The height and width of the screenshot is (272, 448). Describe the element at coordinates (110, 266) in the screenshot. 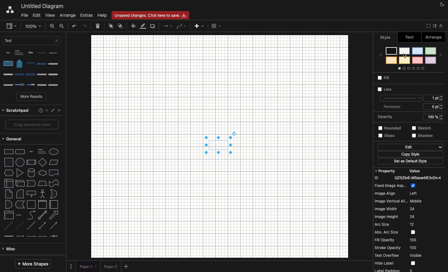

I see `Page 2` at that location.